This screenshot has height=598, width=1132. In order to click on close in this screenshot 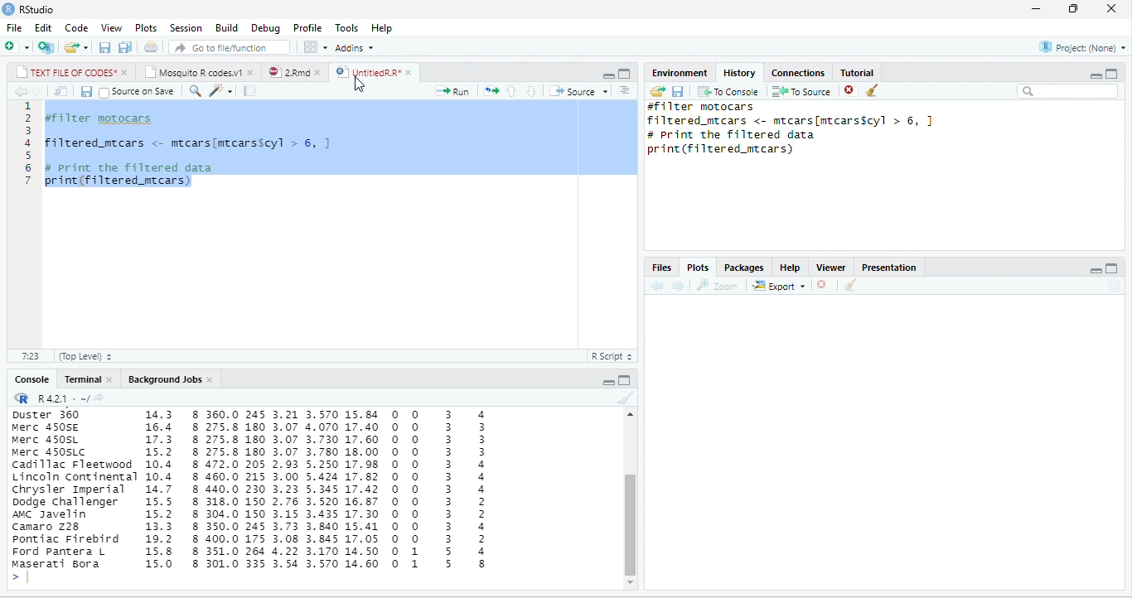, I will do `click(127, 72)`.